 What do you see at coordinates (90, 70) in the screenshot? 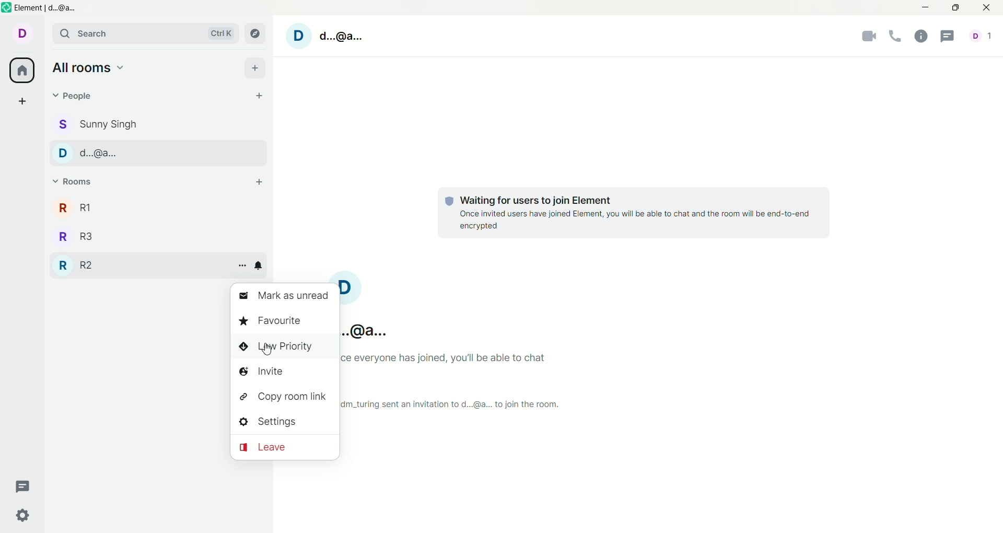
I see `all rooms` at bounding box center [90, 70].